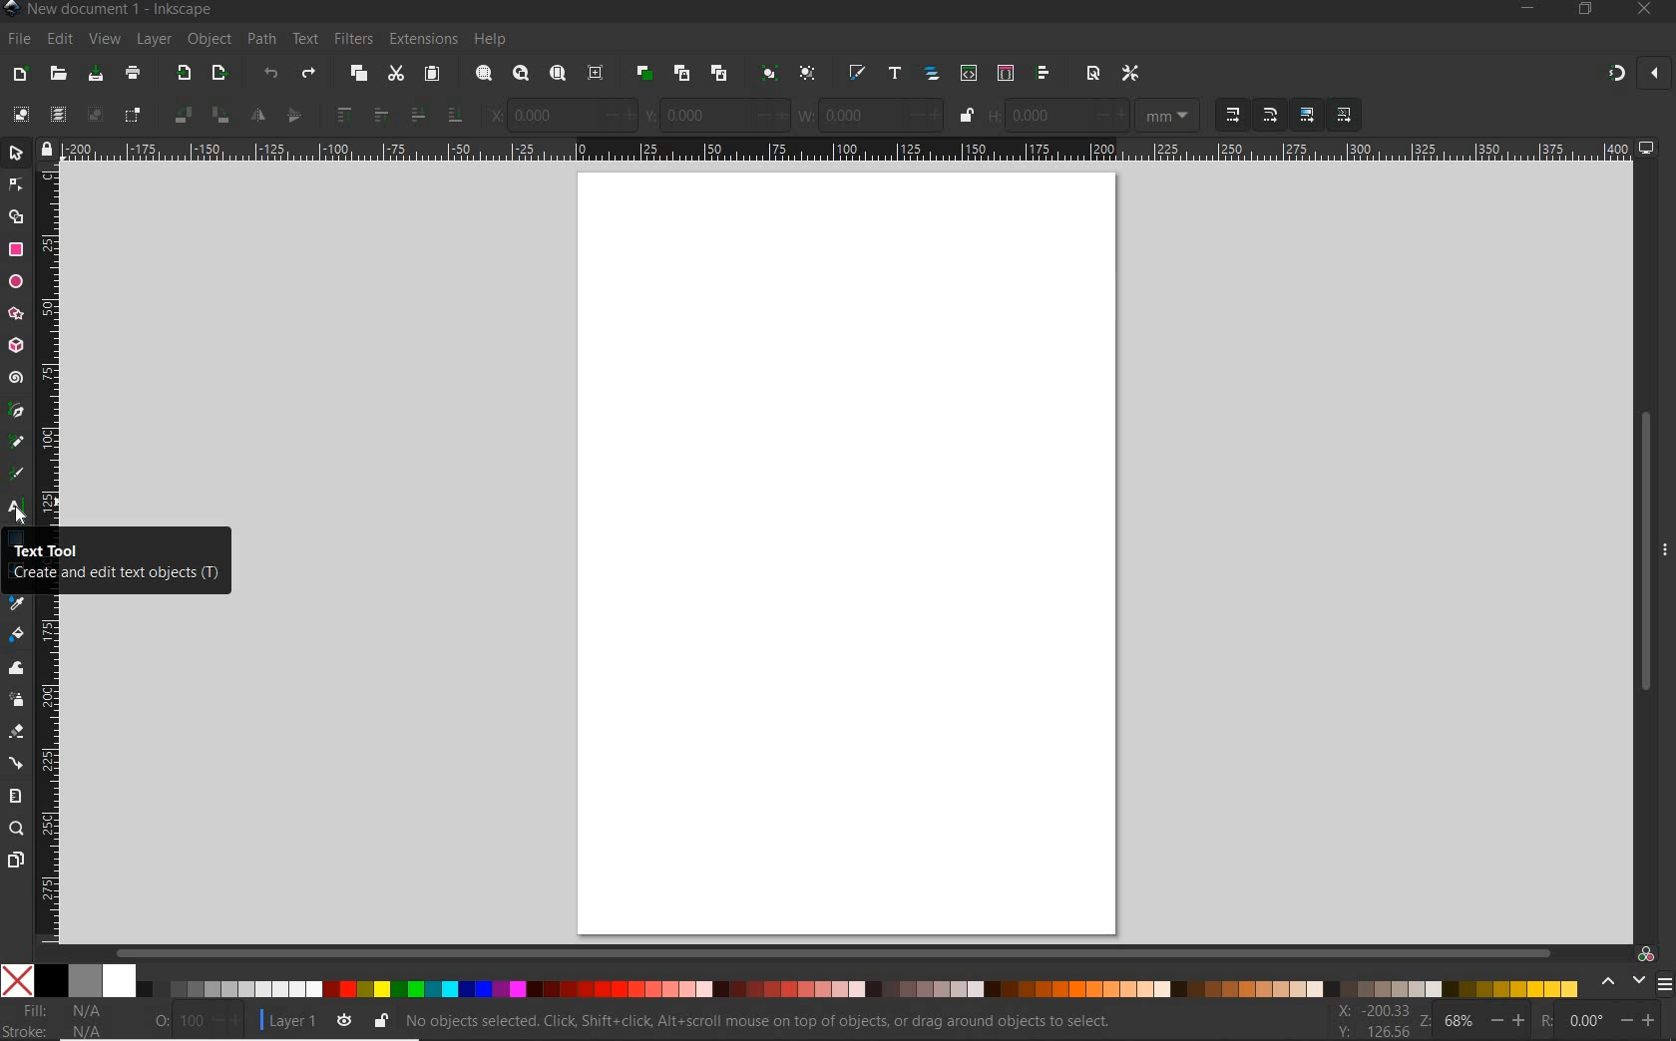  What do you see at coordinates (19, 474) in the screenshot?
I see `calligraphy tool` at bounding box center [19, 474].